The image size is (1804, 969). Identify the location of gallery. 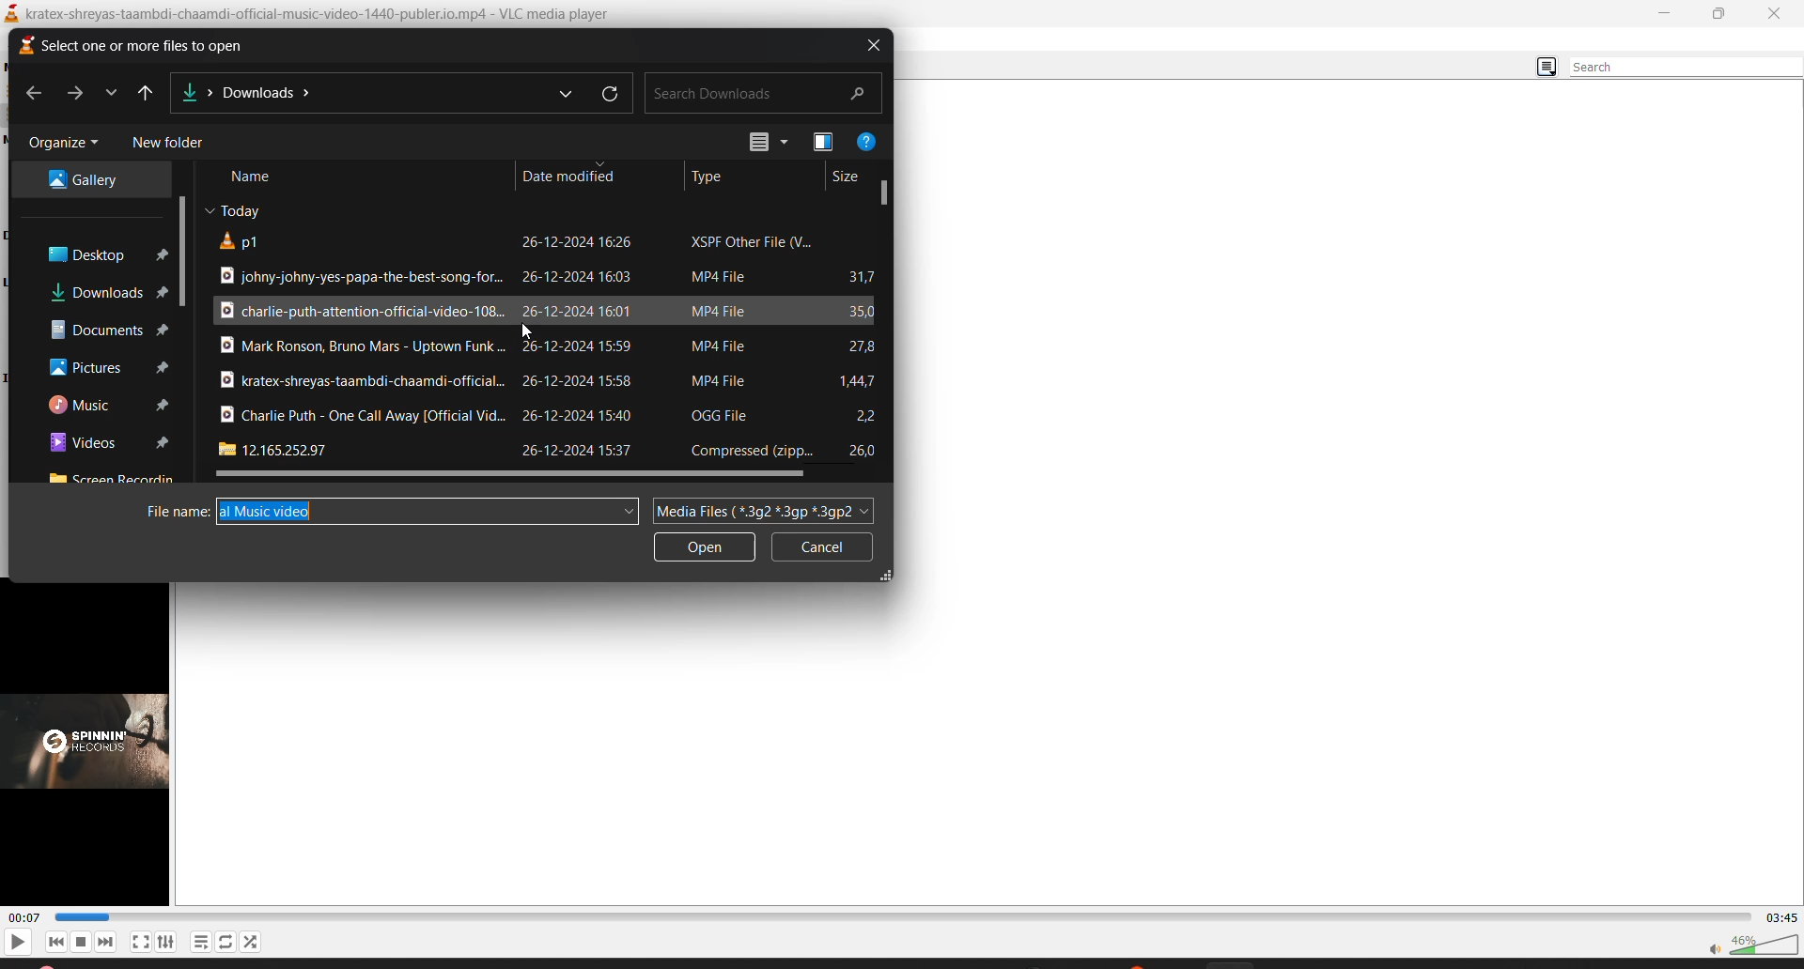
(94, 180).